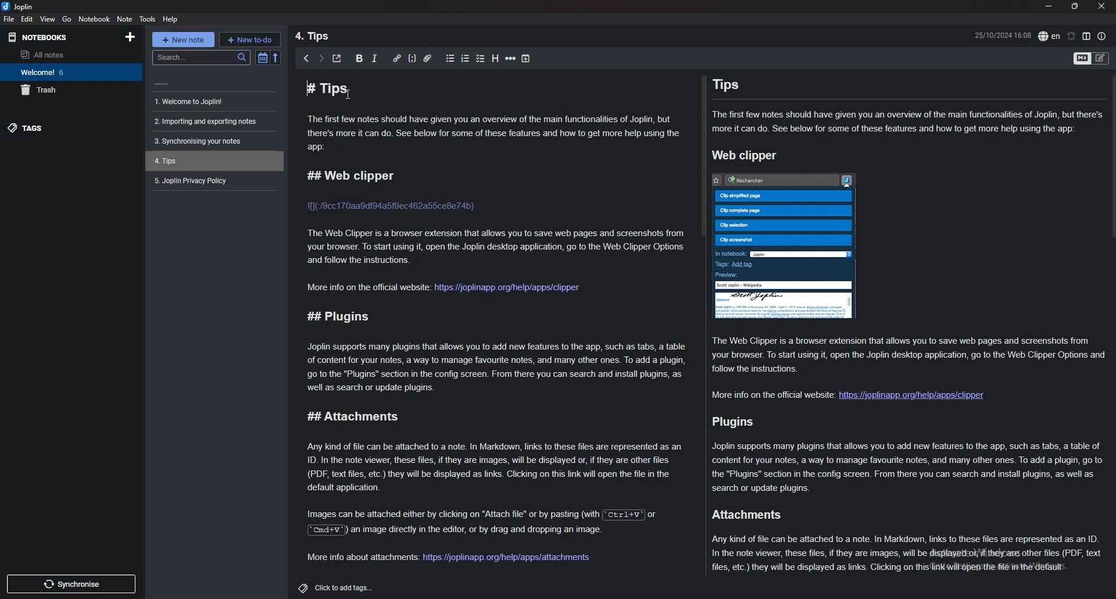 The height and width of the screenshot is (599, 1116). I want to click on note title, so click(482, 89).